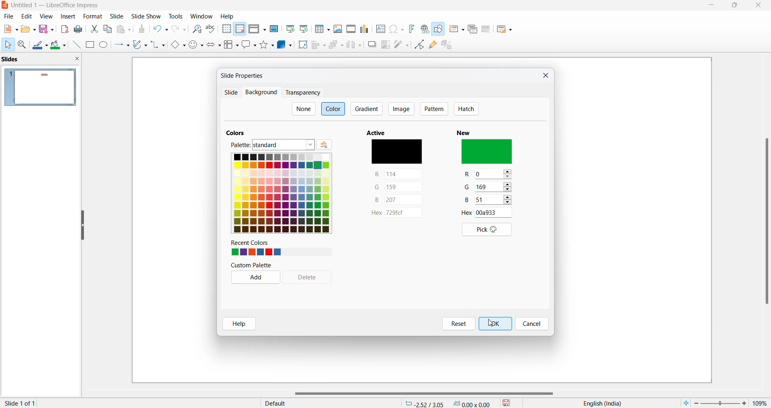 This screenshot has width=771, height=408. I want to click on insert text, so click(380, 28).